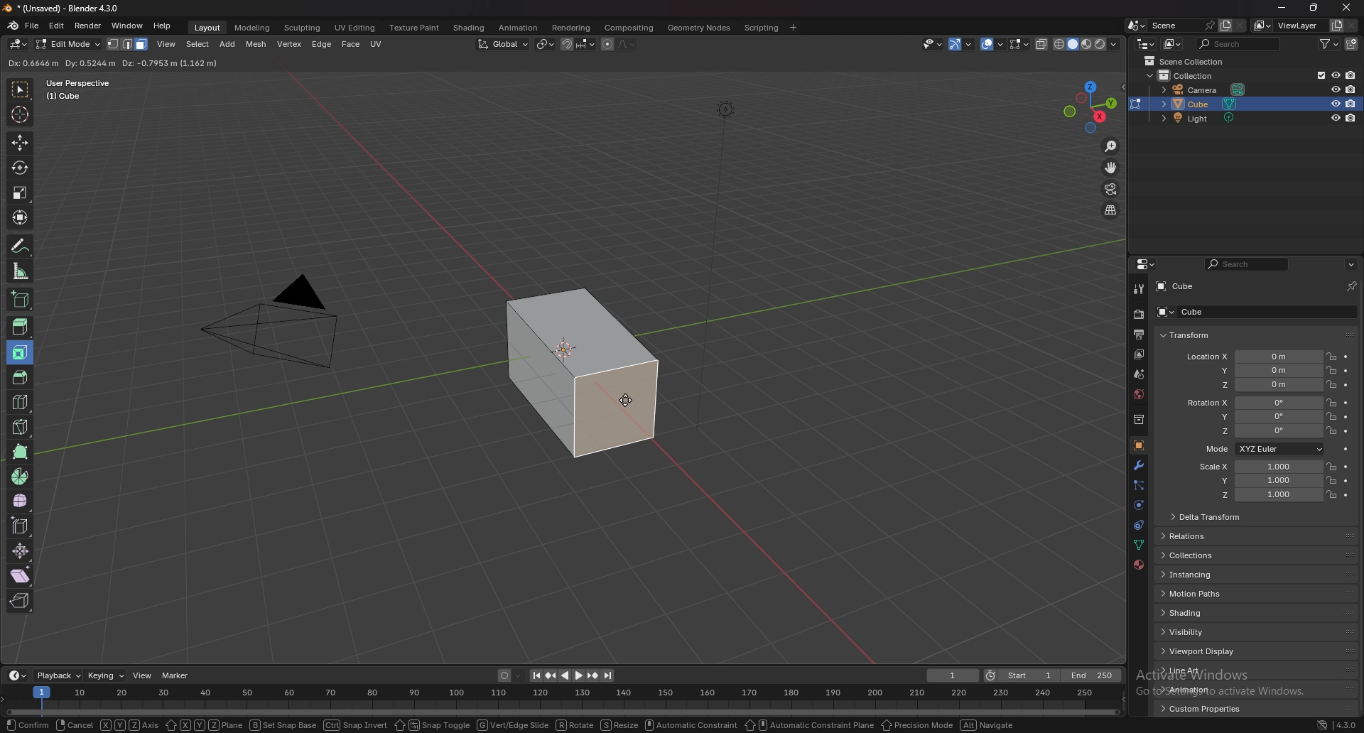 This screenshot has width=1364, height=733. I want to click on new collection, so click(1352, 45).